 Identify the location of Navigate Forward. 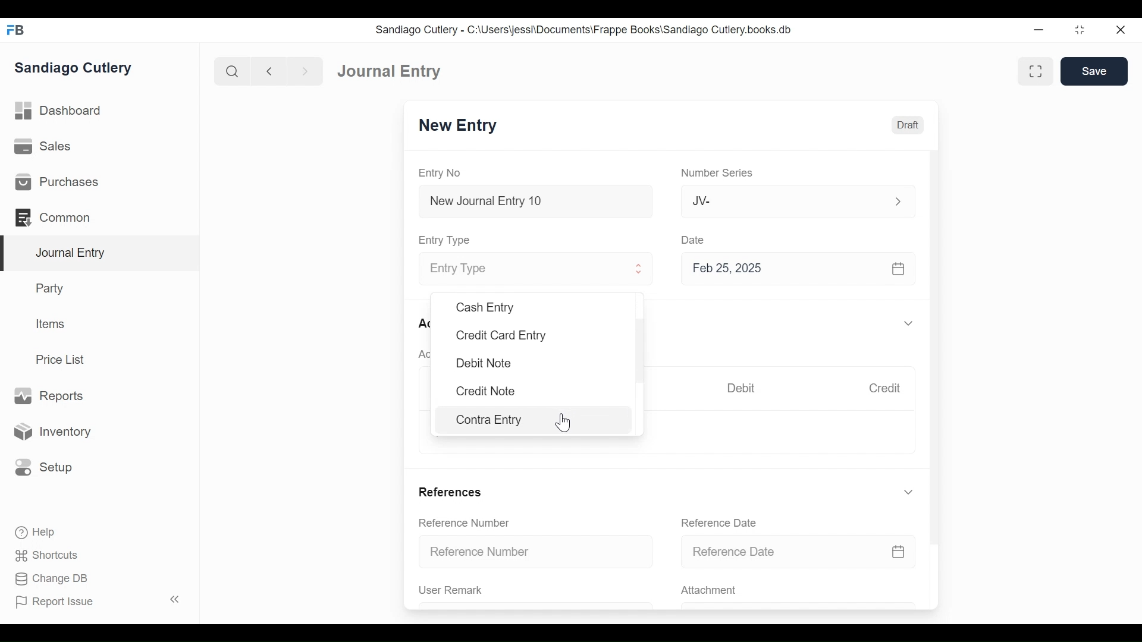
(306, 70).